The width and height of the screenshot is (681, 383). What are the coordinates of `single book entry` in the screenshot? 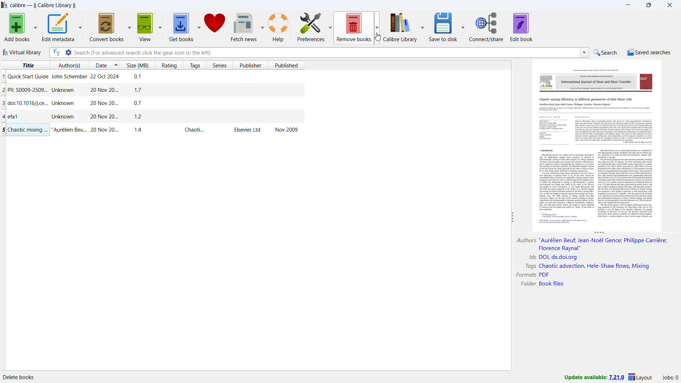 It's located at (152, 117).